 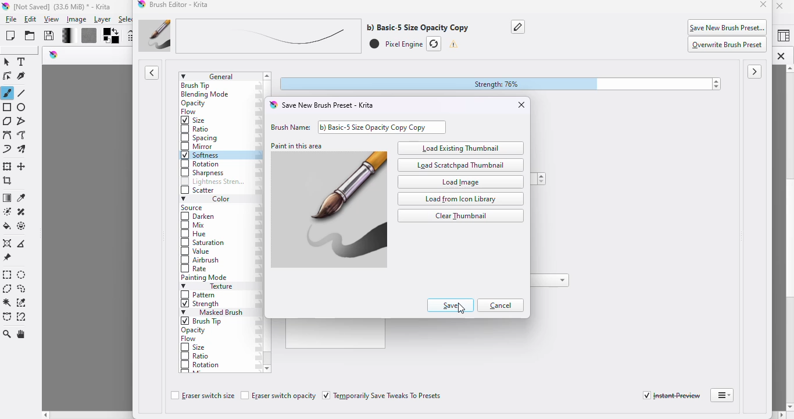 What do you see at coordinates (8, 303) in the screenshot?
I see `contiguous selection tool` at bounding box center [8, 303].